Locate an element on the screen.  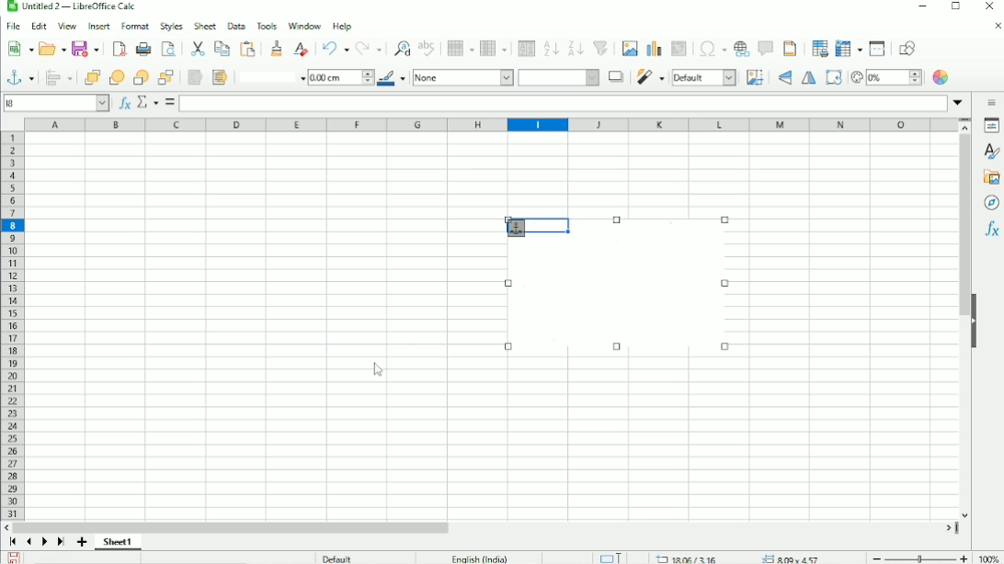
Expand formula bar is located at coordinates (958, 102).